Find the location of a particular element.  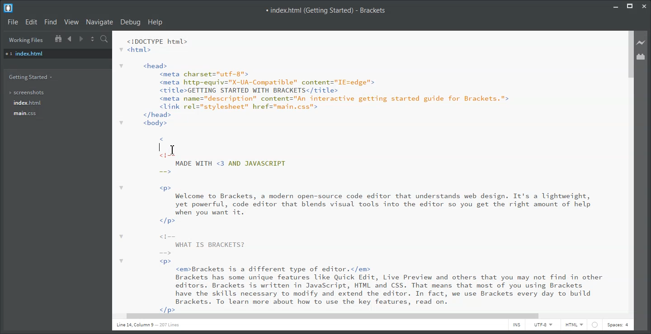

Close is located at coordinates (645, 6).